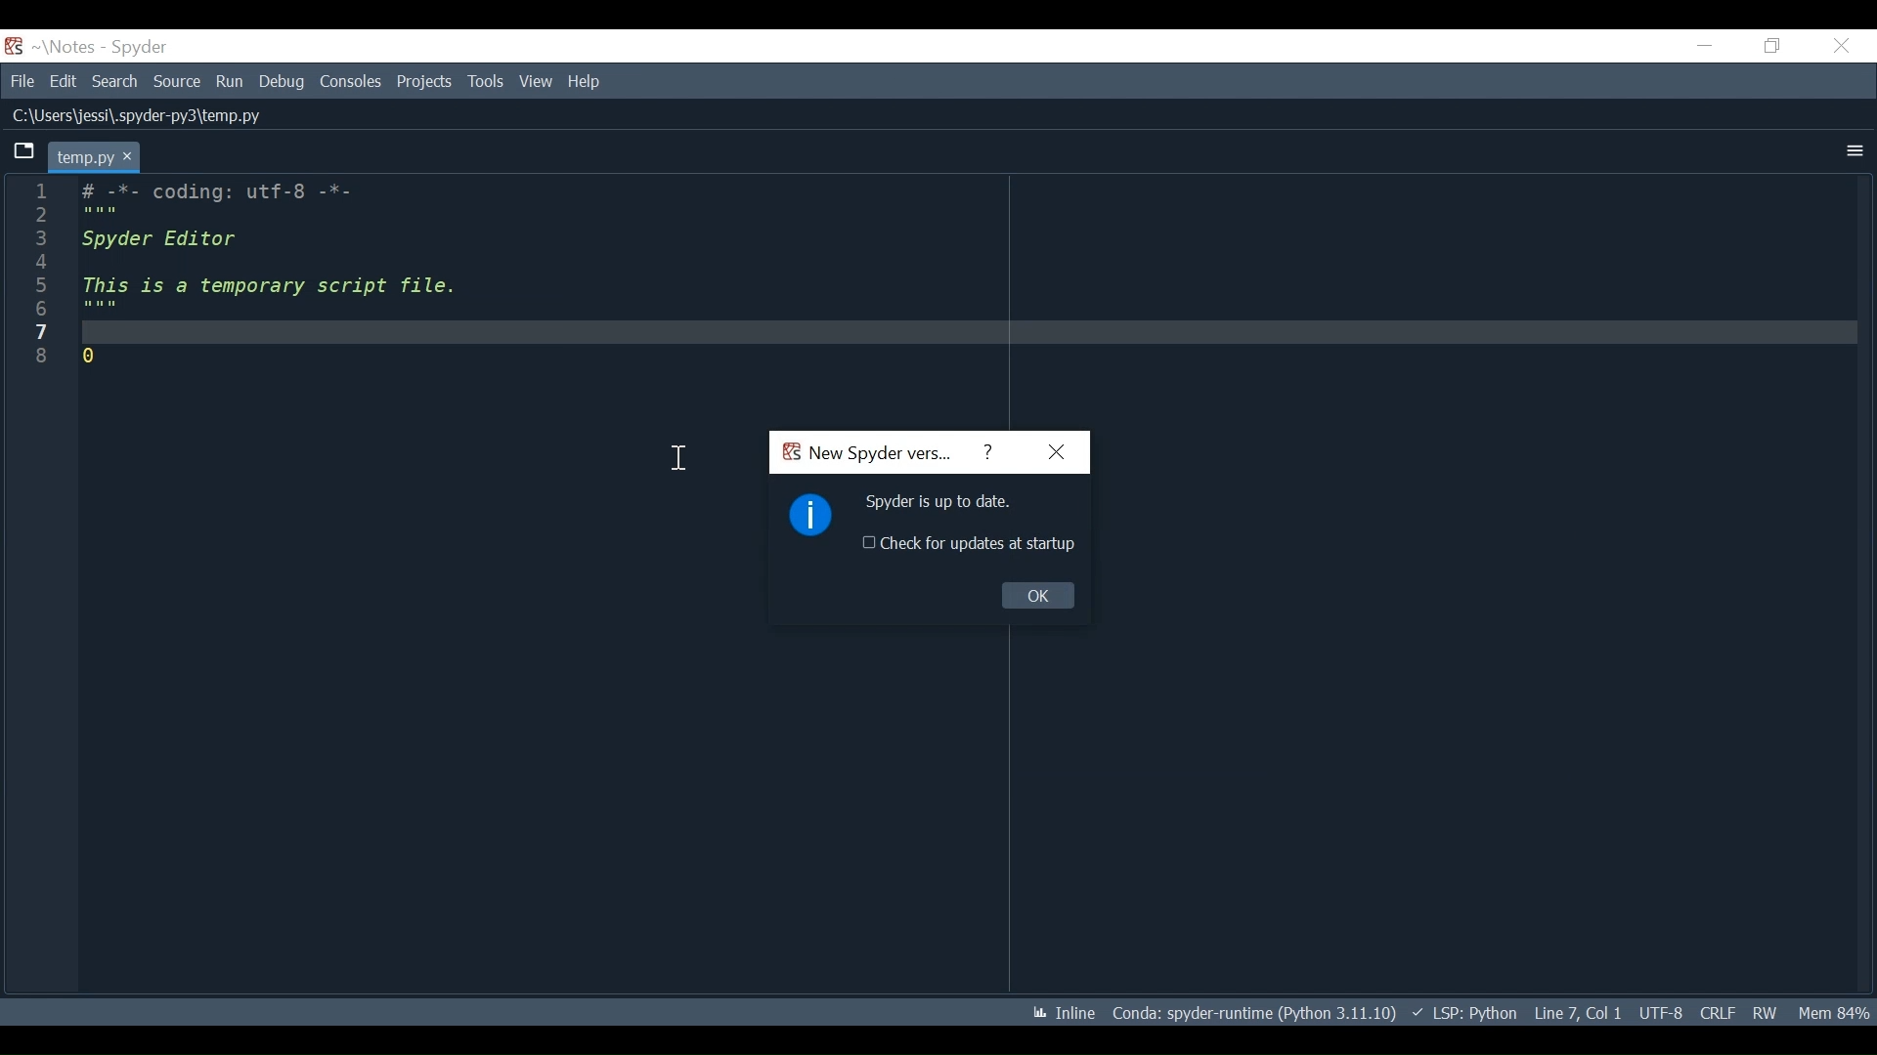 The height and width of the screenshot is (1055, 1877). Describe the element at coordinates (486, 81) in the screenshot. I see `Tools` at that location.